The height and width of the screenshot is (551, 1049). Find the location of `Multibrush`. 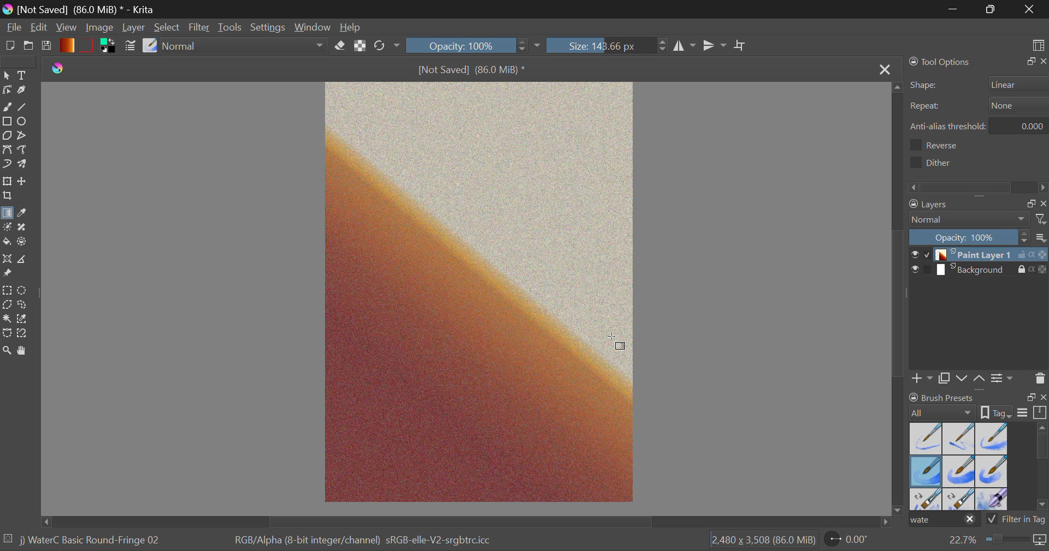

Multibrush is located at coordinates (23, 165).